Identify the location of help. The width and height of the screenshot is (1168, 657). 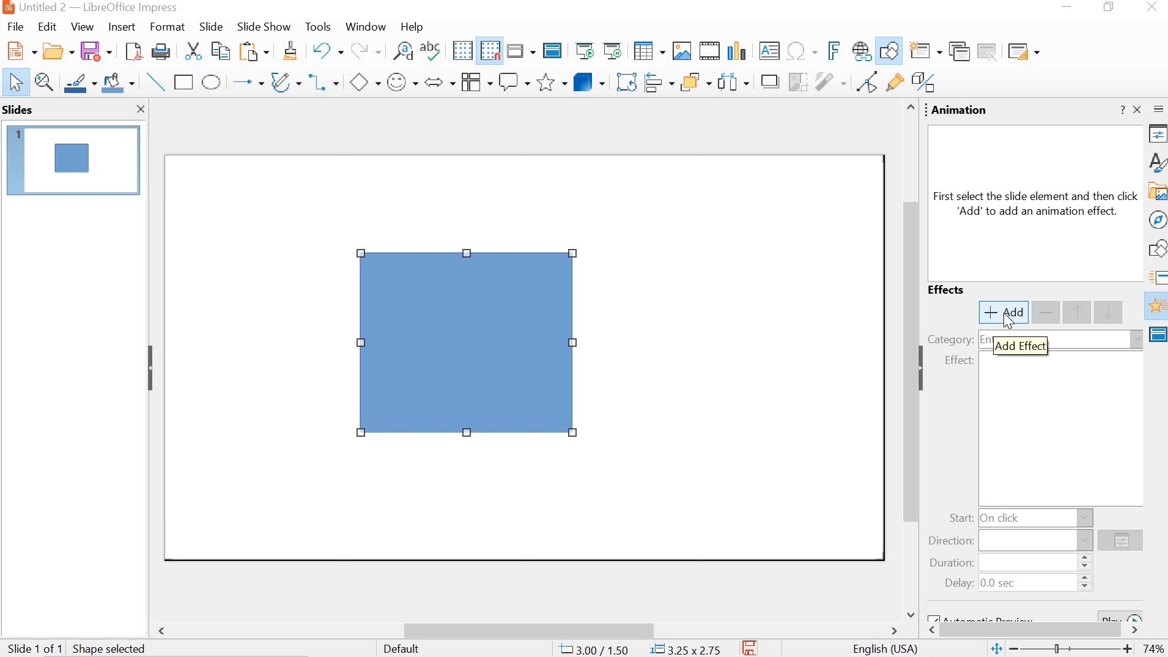
(410, 28).